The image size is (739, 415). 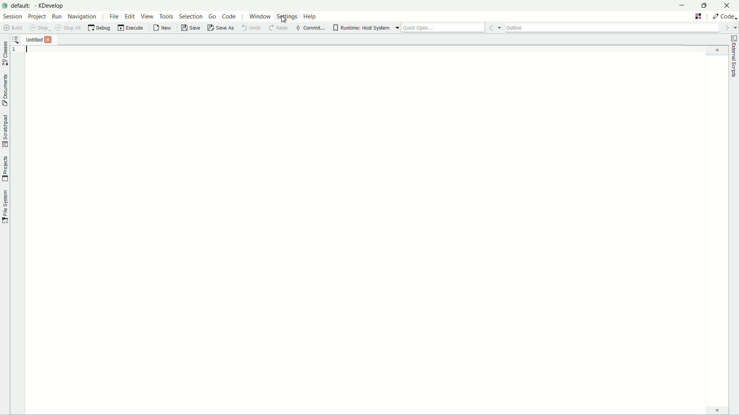 I want to click on runtime host system, so click(x=363, y=28).